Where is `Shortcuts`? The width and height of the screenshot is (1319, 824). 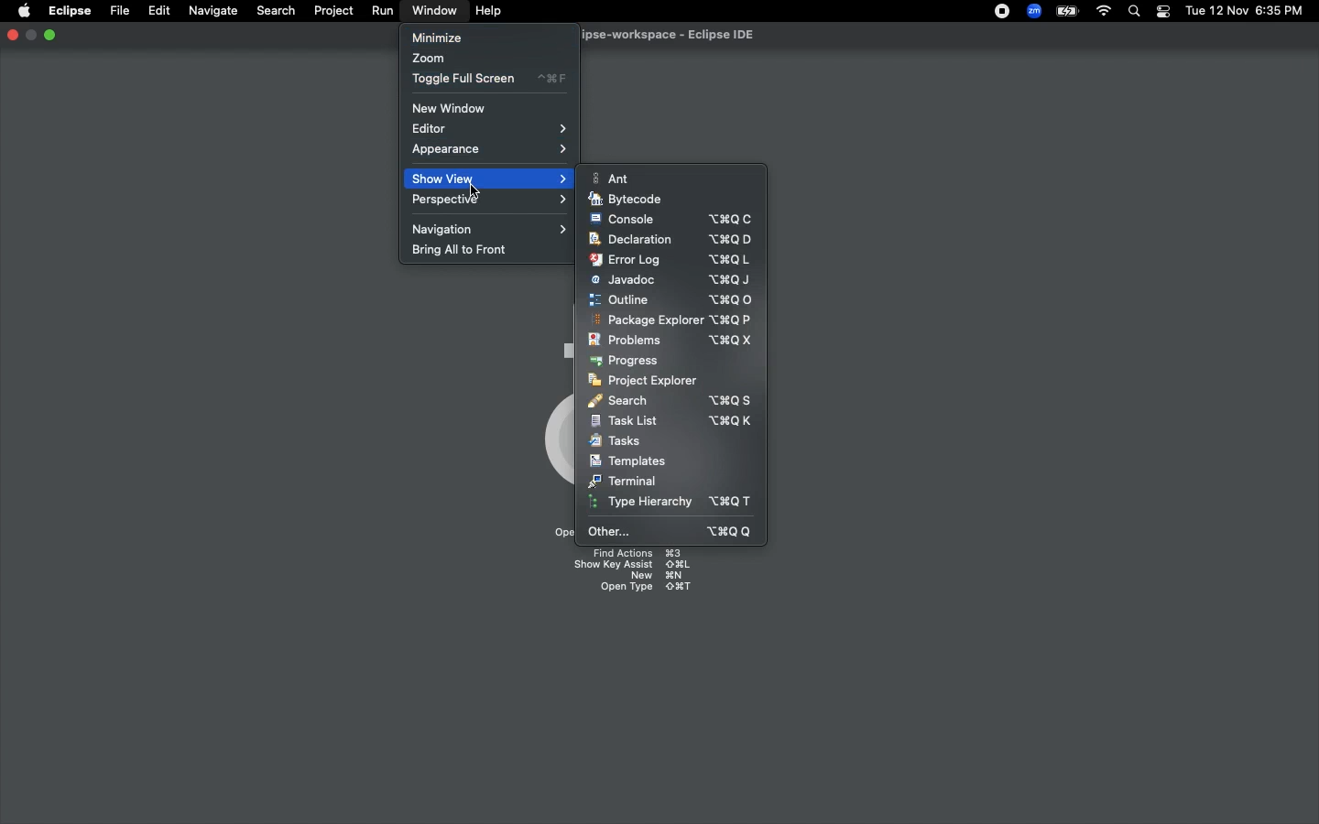 Shortcuts is located at coordinates (629, 573).